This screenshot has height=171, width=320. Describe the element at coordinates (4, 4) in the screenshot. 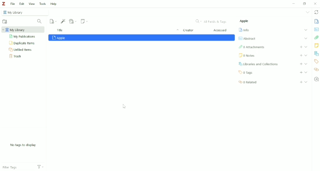

I see `Logo` at that location.